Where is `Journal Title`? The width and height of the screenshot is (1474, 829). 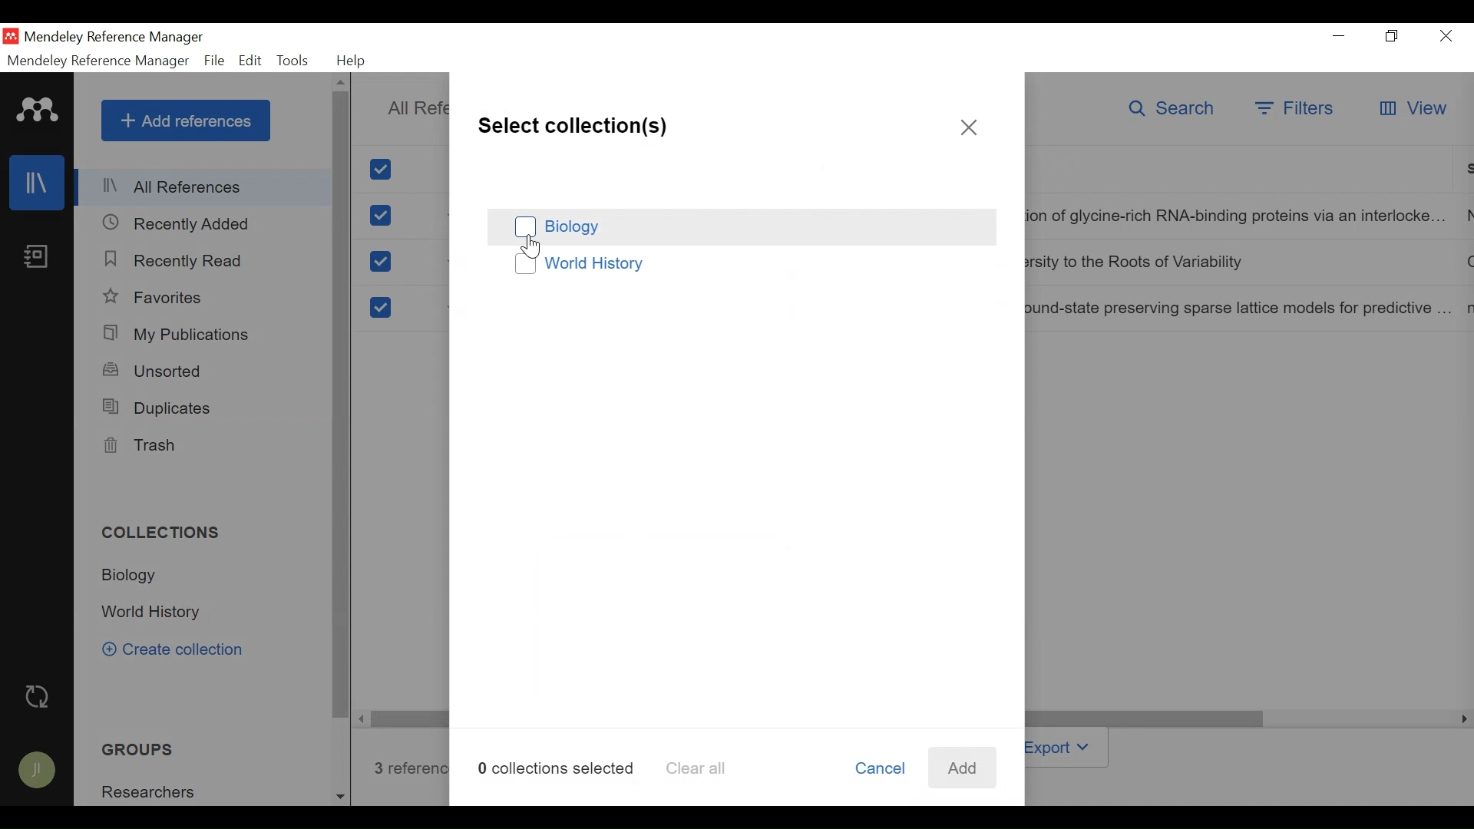
Journal Title is located at coordinates (1240, 263).